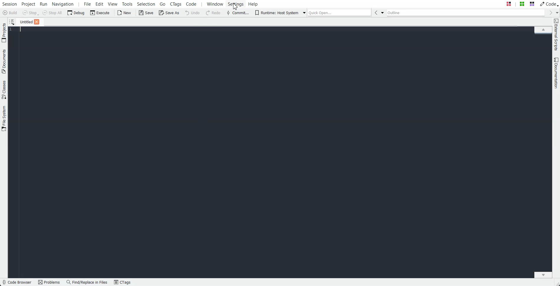  What do you see at coordinates (383, 12) in the screenshot?
I see `Drop Down box` at bounding box center [383, 12].